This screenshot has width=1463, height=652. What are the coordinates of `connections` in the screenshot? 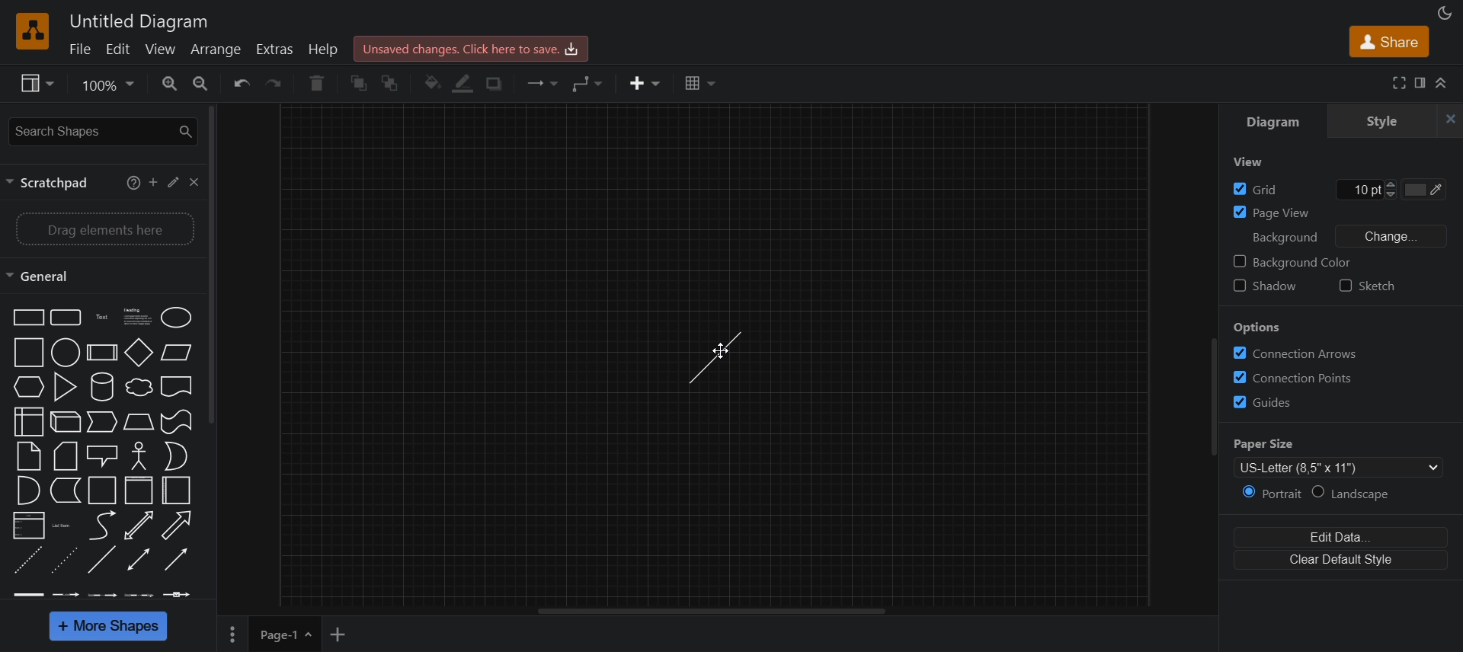 It's located at (541, 81).